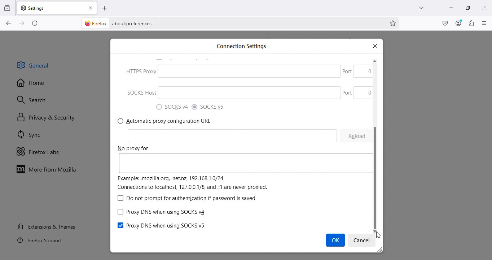 This screenshot has height=260, width=492. What do you see at coordinates (45, 117) in the screenshot?
I see `Privacy and security` at bounding box center [45, 117].